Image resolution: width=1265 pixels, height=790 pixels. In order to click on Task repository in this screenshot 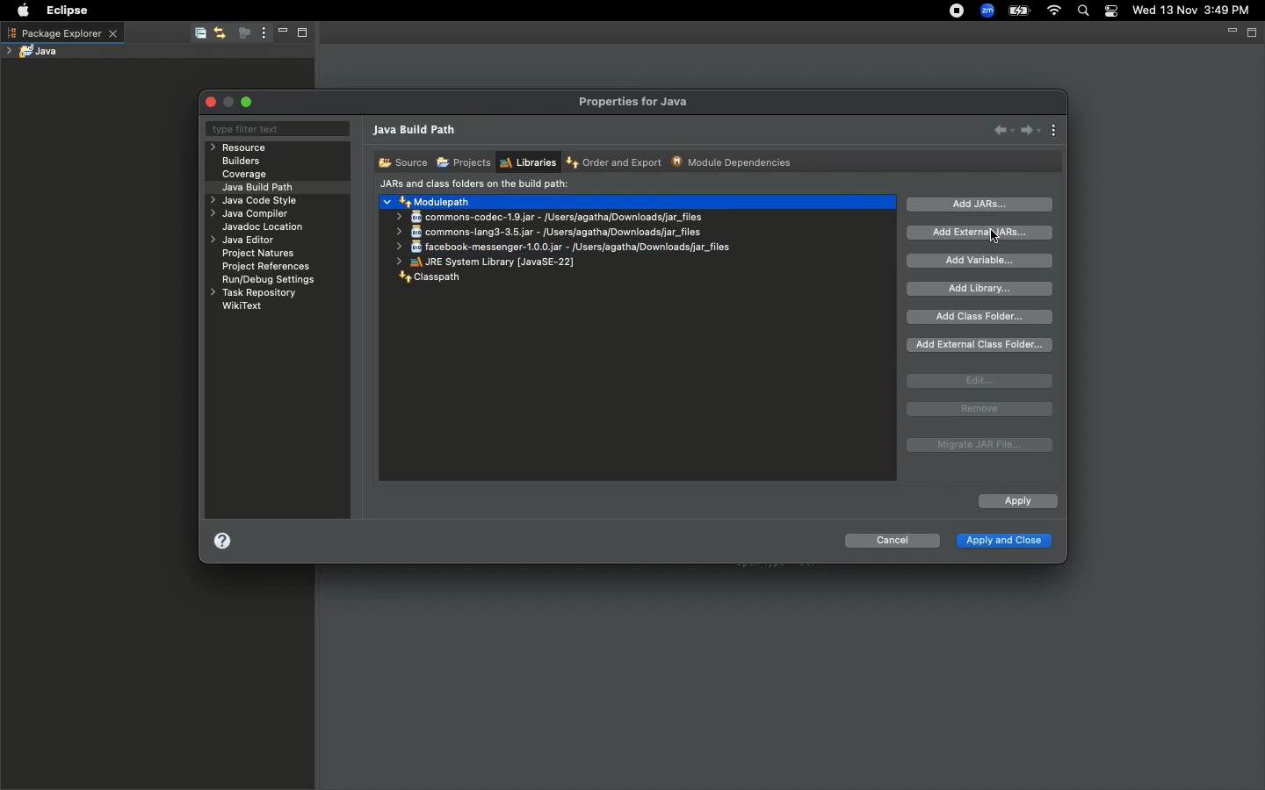, I will do `click(252, 293)`.